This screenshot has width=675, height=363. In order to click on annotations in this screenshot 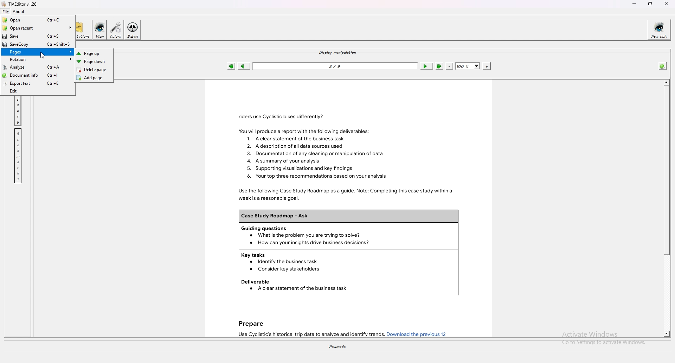, I will do `click(84, 30)`.